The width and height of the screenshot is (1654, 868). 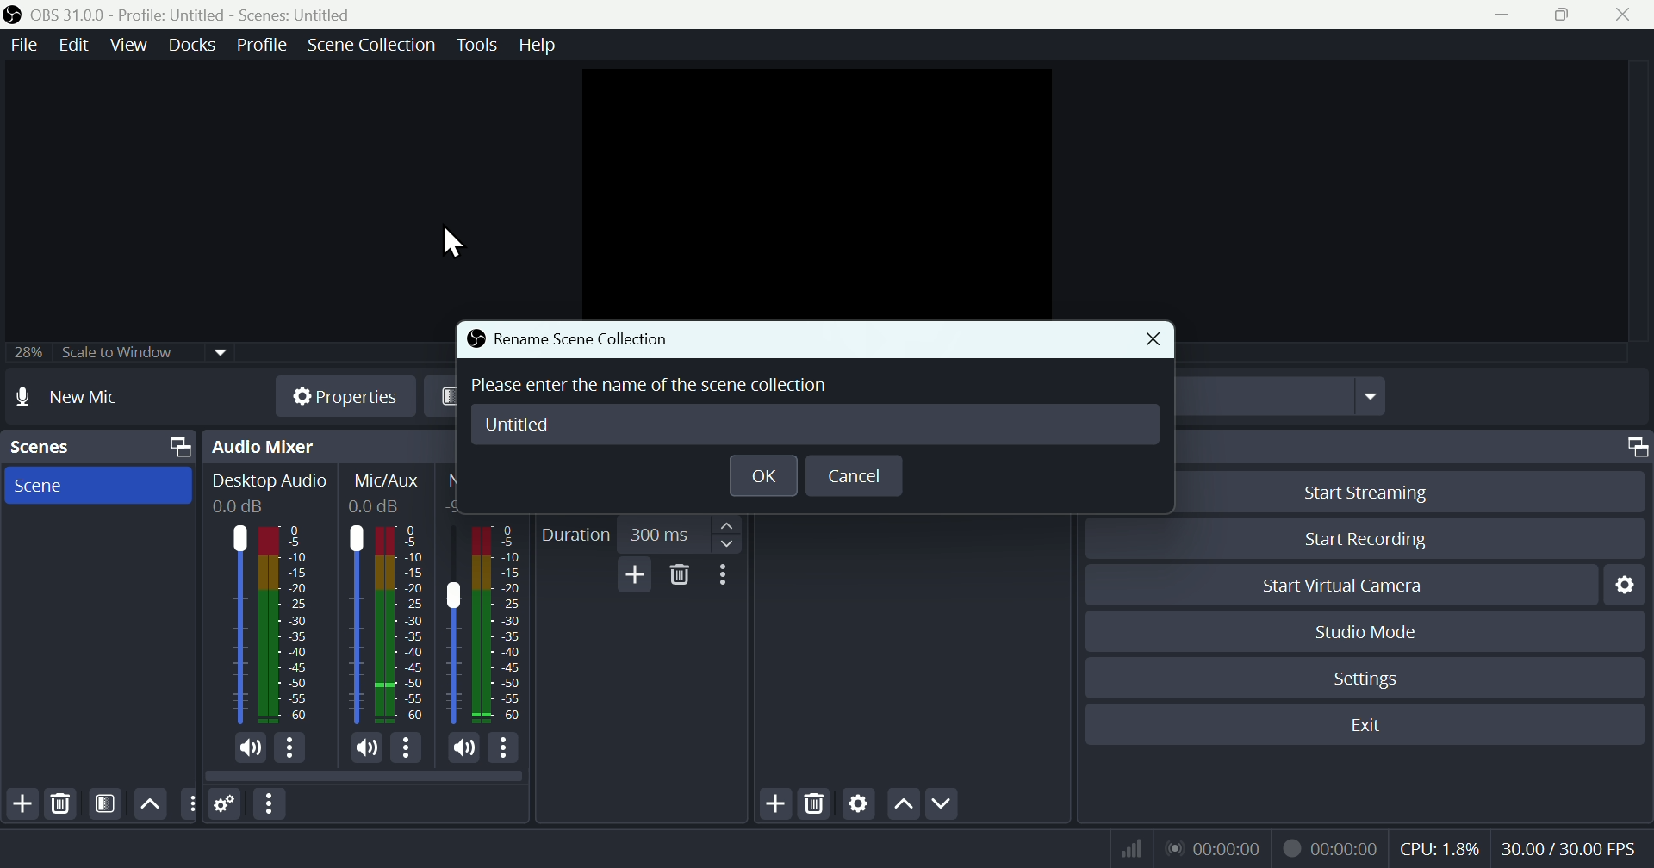 I want to click on Mic/Aux, so click(x=401, y=625).